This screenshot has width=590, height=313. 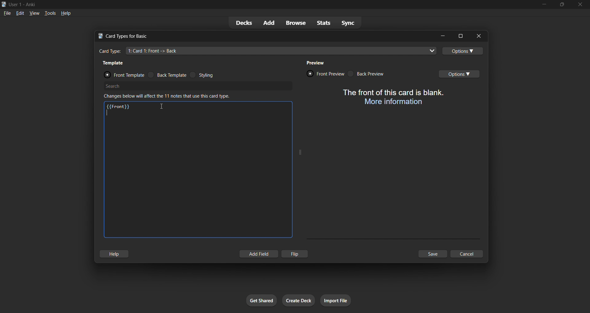 What do you see at coordinates (121, 73) in the screenshot?
I see `front template` at bounding box center [121, 73].